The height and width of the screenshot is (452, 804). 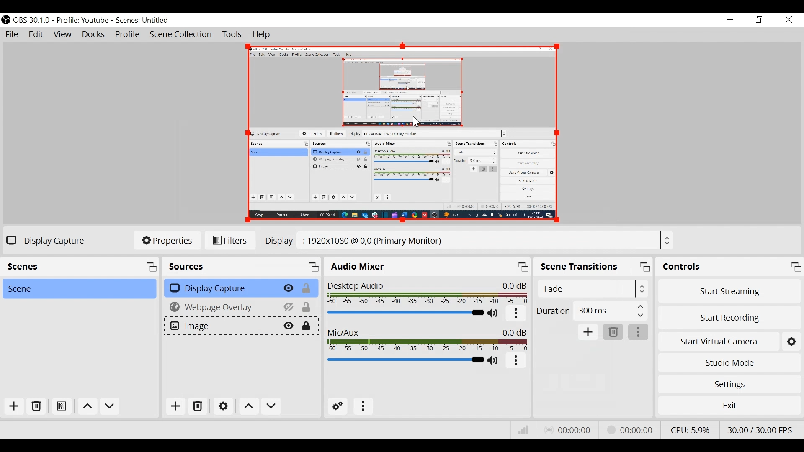 What do you see at coordinates (287, 307) in the screenshot?
I see `Hide/Display` at bounding box center [287, 307].